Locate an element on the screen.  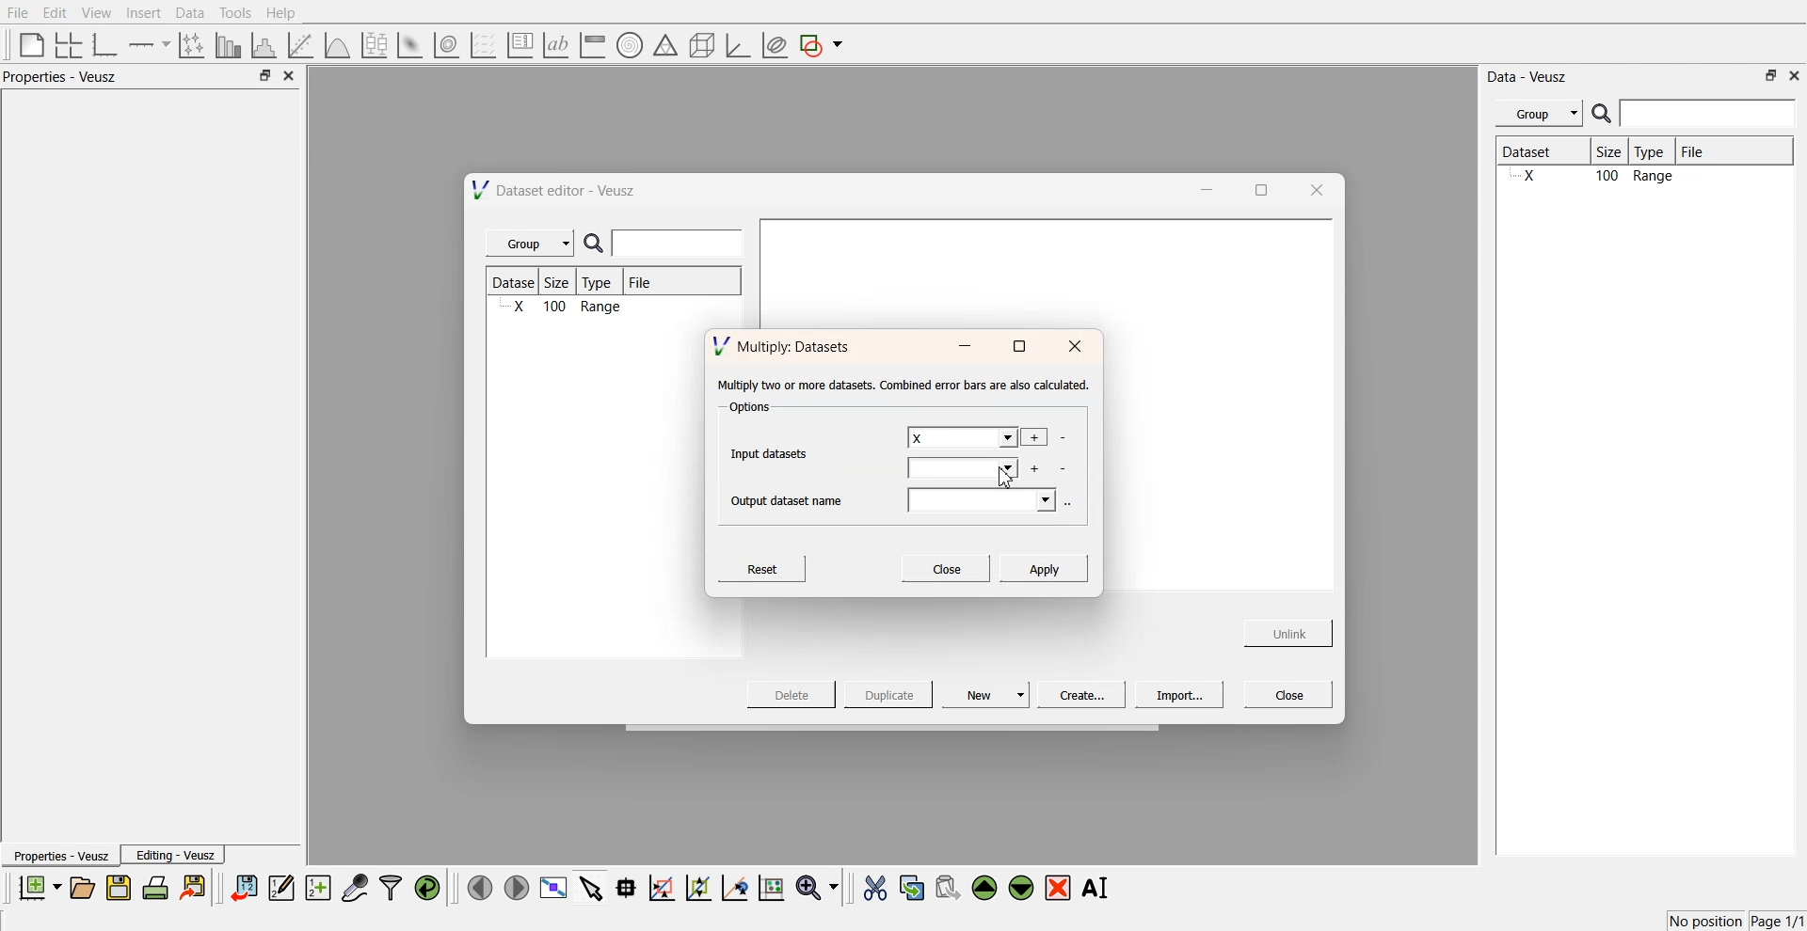
add more is located at coordinates (1033, 438).